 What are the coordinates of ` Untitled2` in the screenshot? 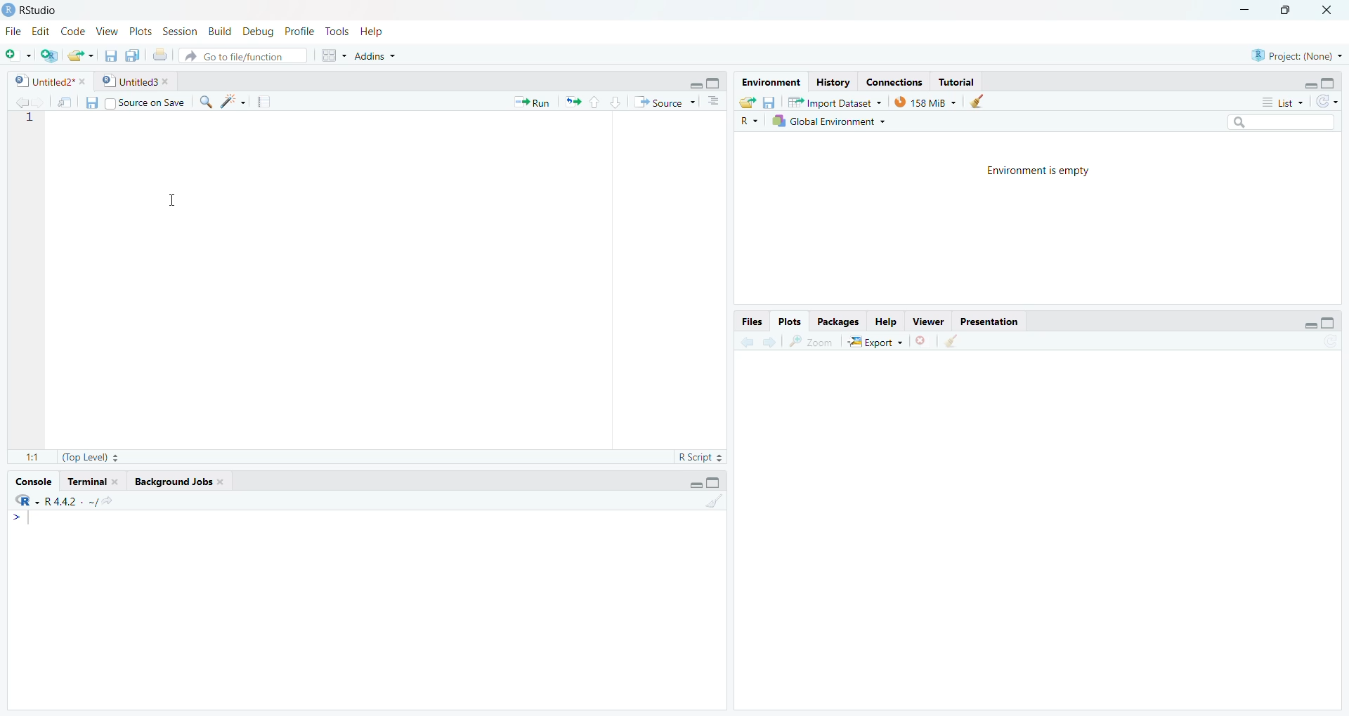 It's located at (46, 79).